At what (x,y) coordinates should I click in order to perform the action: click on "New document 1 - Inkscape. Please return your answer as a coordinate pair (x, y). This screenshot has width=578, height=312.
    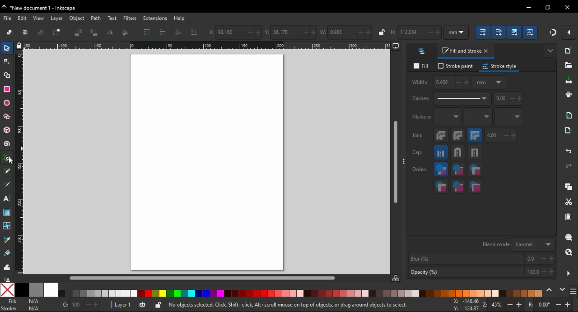
    Looking at the image, I should click on (40, 9).